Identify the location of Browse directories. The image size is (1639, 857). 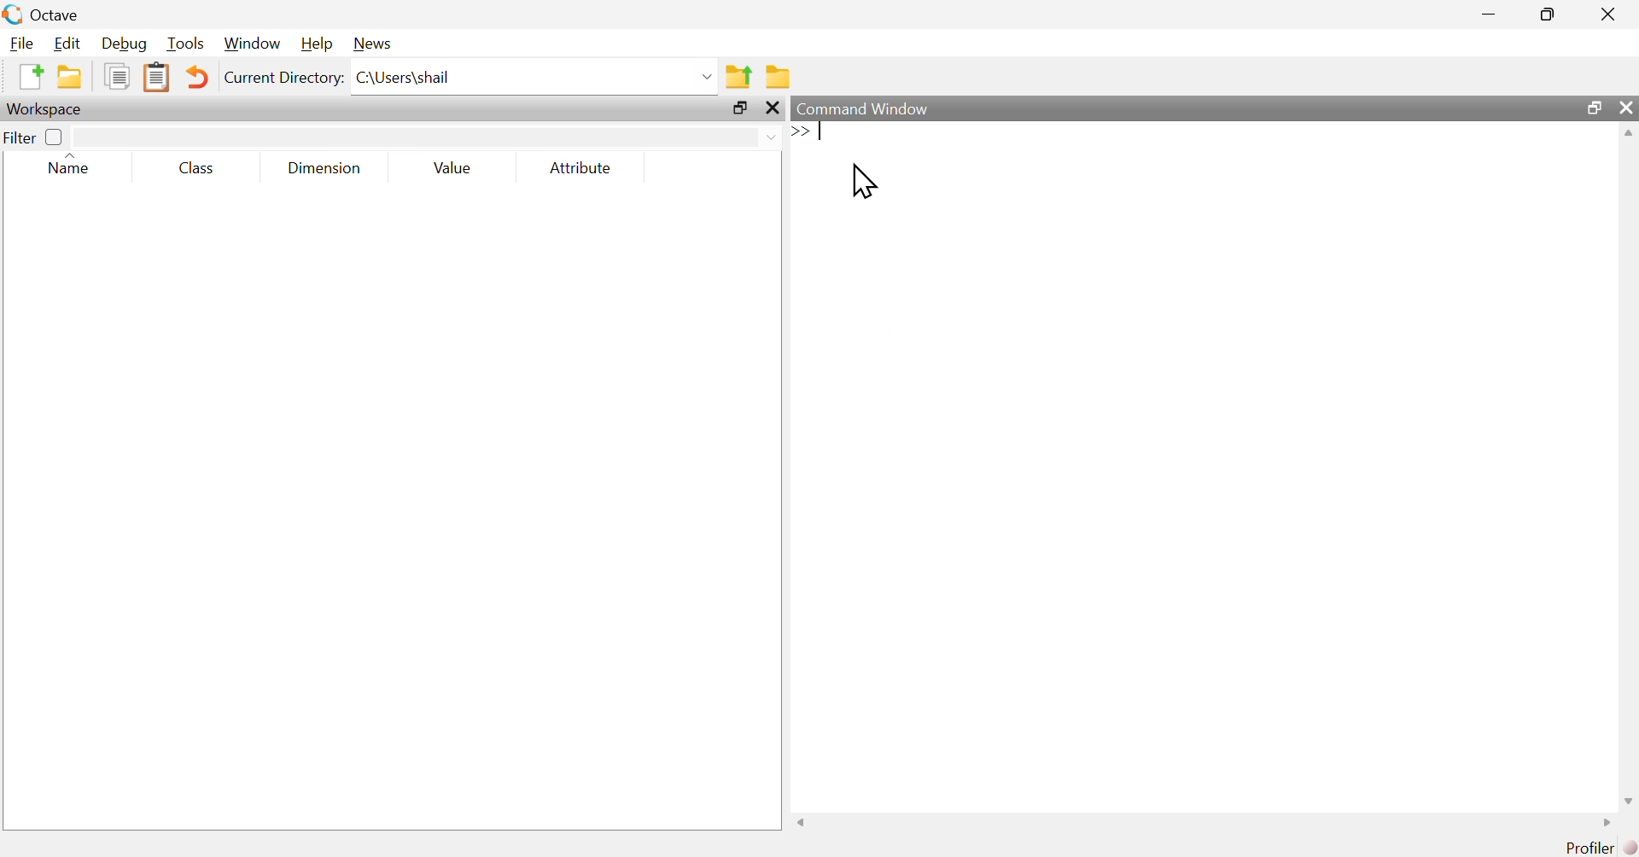
(778, 76).